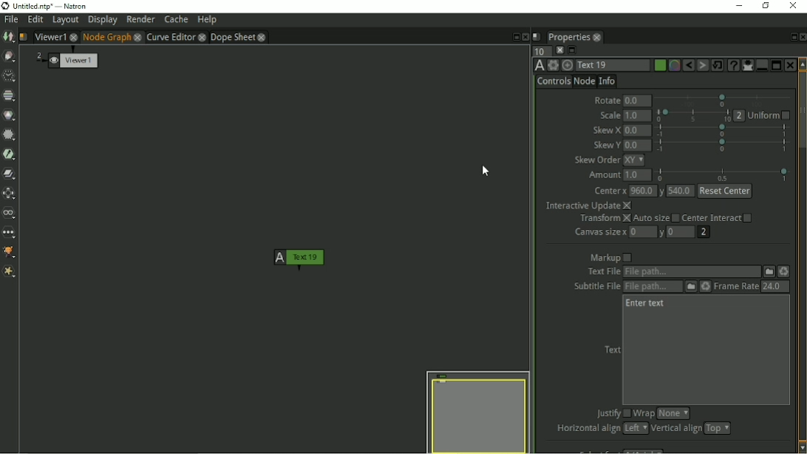 This screenshot has width=807, height=454. I want to click on Redo, so click(703, 65).